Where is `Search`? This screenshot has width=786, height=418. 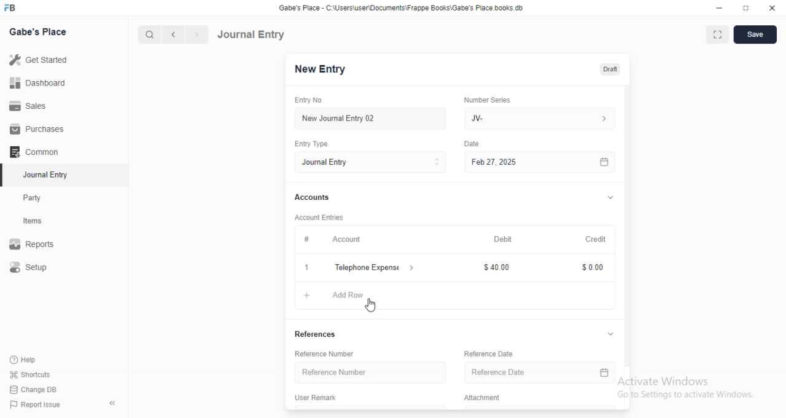 Search is located at coordinates (147, 34).